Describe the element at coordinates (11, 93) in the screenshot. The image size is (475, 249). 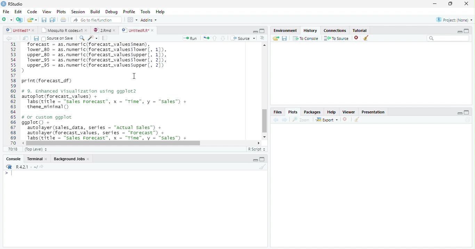
I see `Row number` at that location.